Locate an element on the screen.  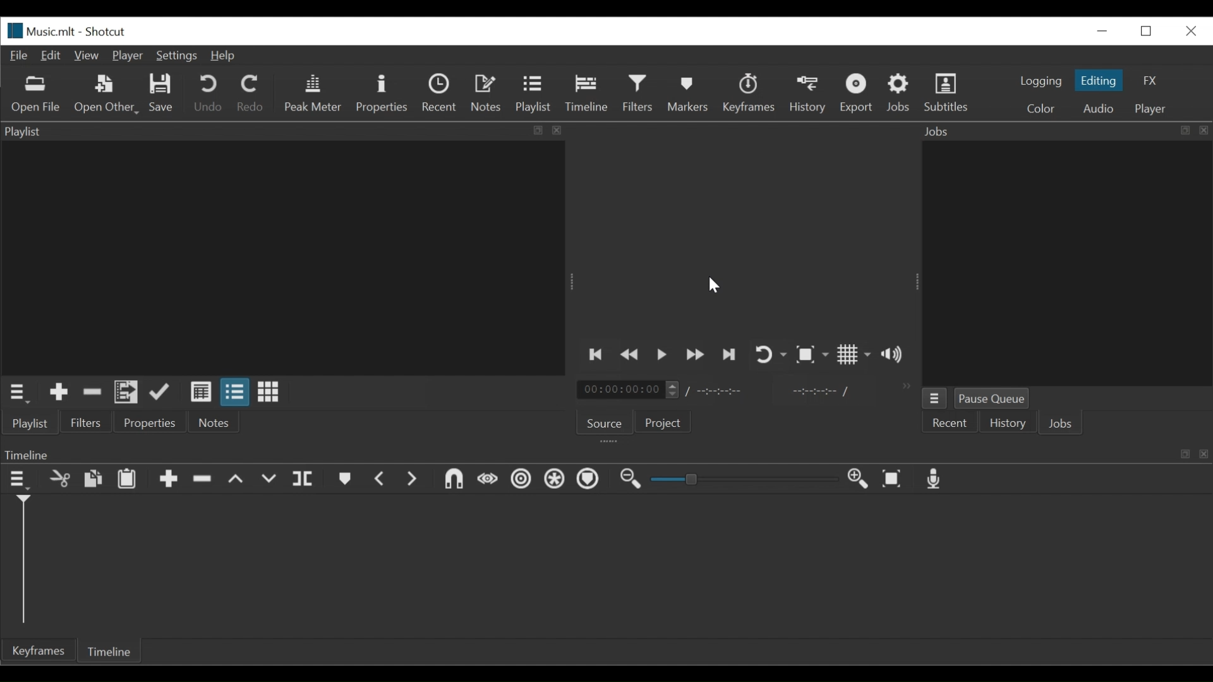
Redo is located at coordinates (253, 93).